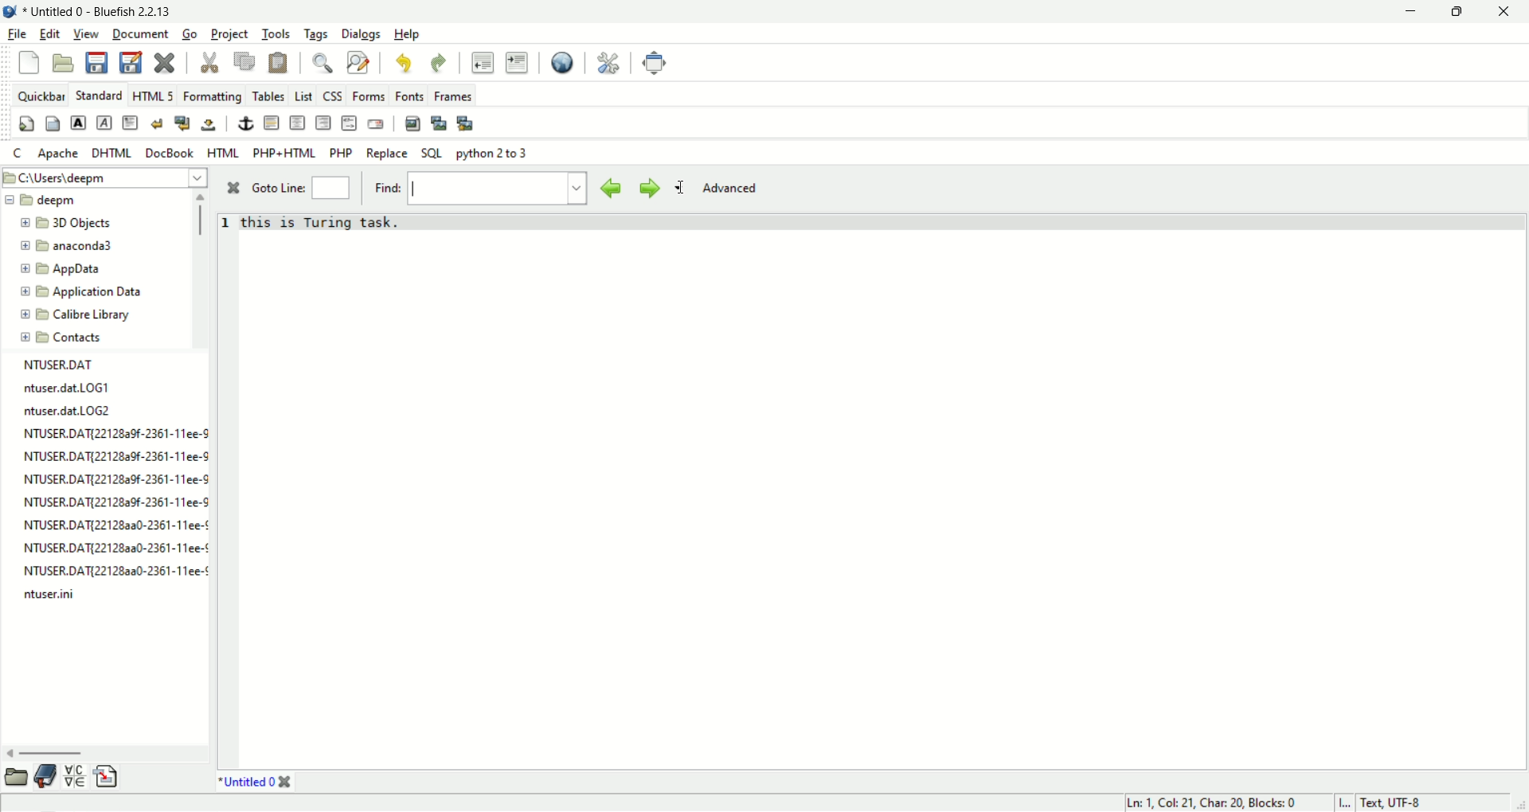 This screenshot has height=812, width=1529. Describe the element at coordinates (324, 123) in the screenshot. I see `right justify` at that location.